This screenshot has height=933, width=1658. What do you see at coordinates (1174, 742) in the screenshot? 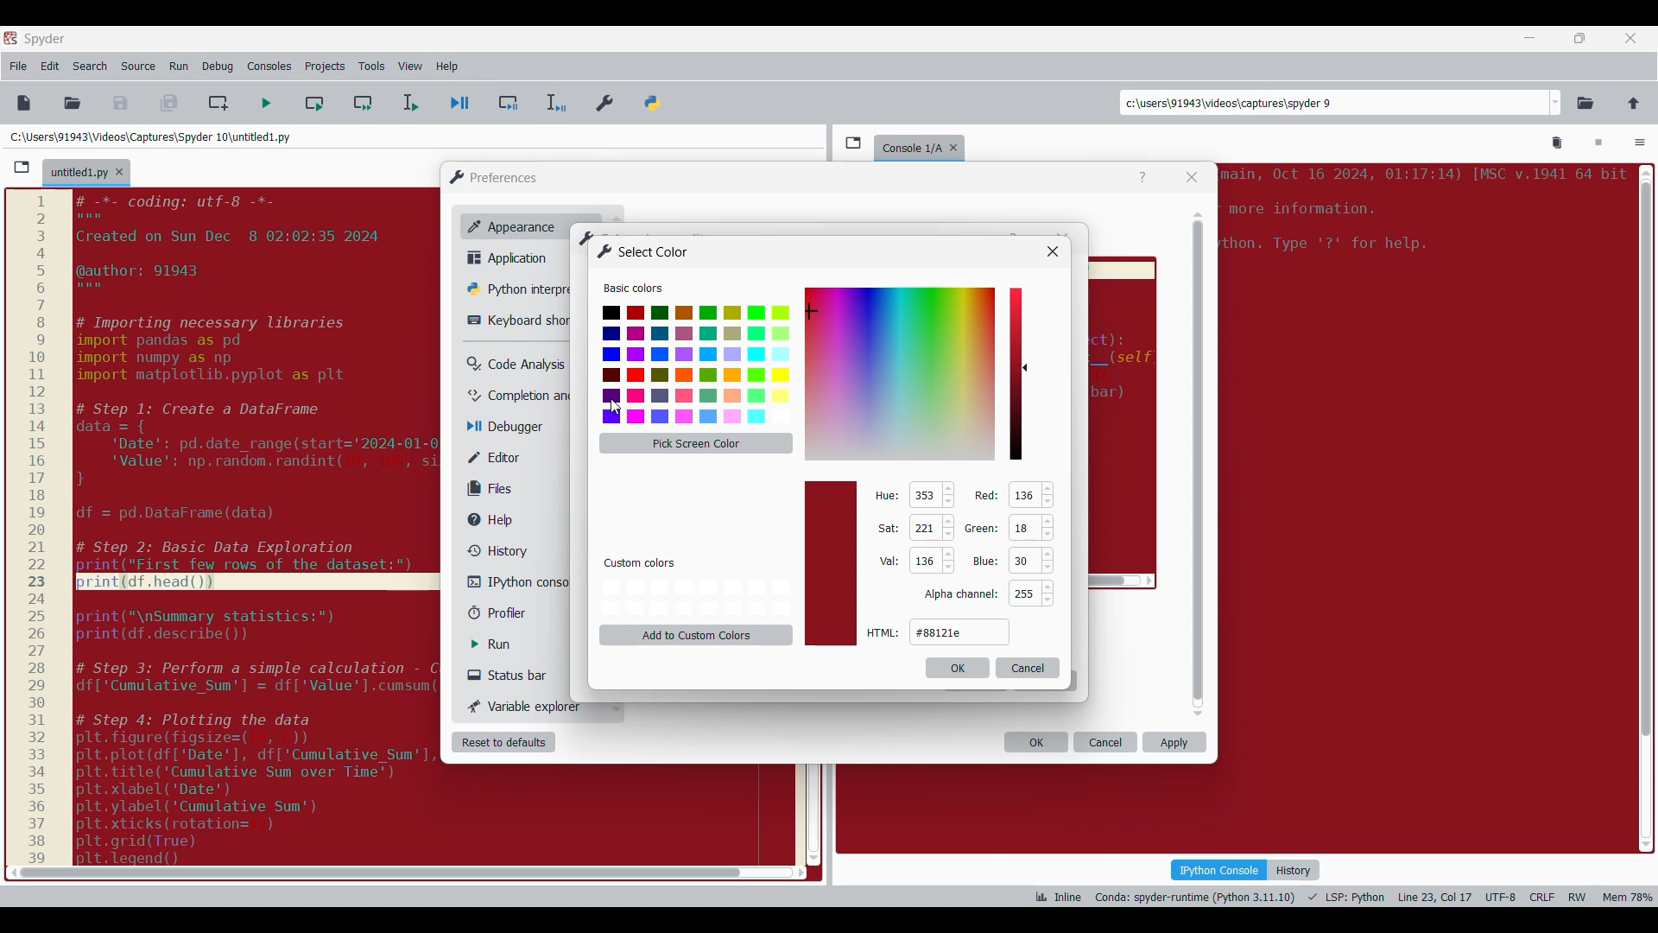
I see `Apply` at bounding box center [1174, 742].